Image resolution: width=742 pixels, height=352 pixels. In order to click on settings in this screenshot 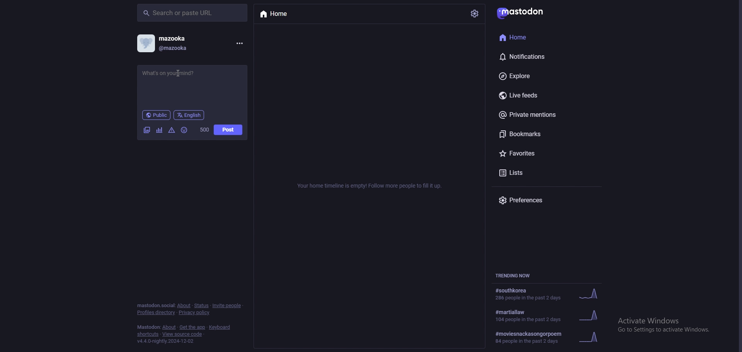, I will do `click(475, 14)`.